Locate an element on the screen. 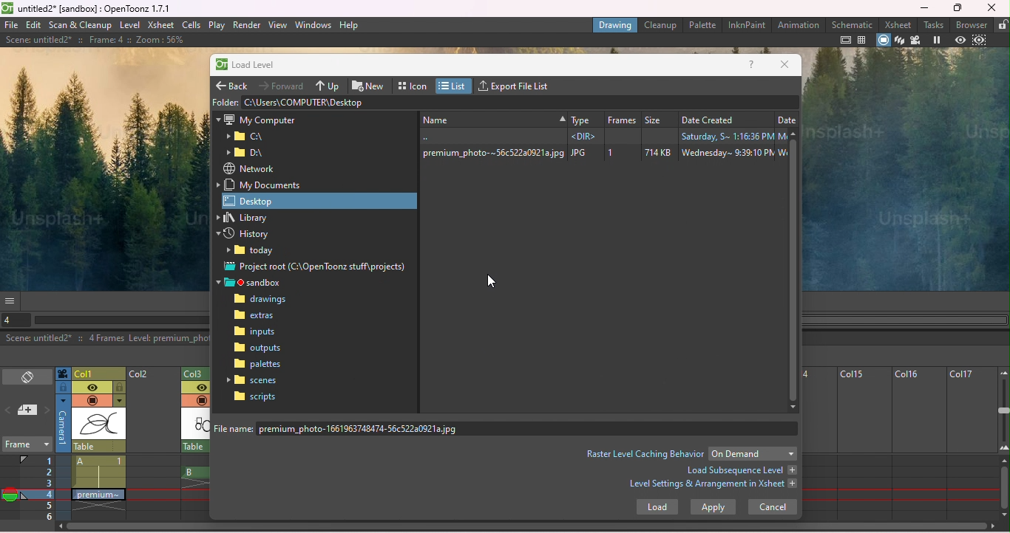  Windows is located at coordinates (313, 24).